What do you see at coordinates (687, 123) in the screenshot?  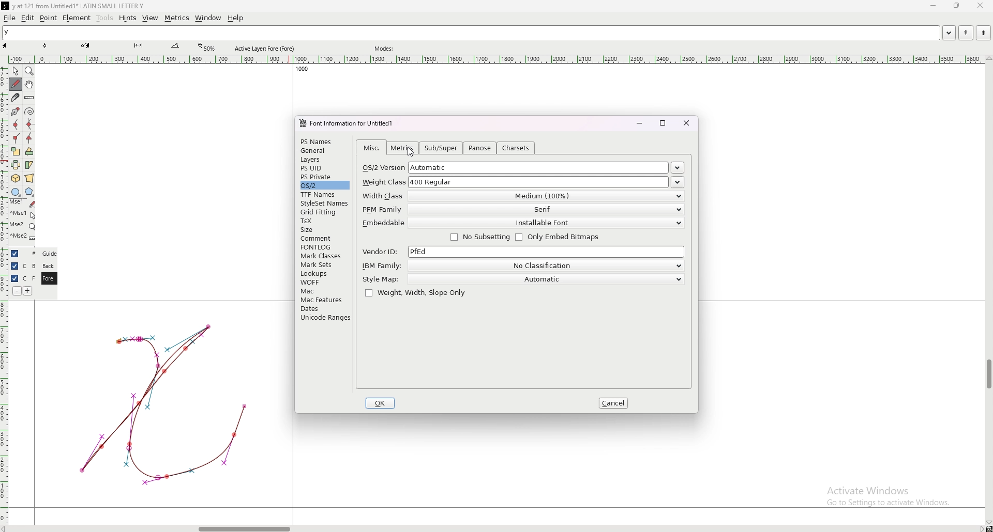 I see `close` at bounding box center [687, 123].